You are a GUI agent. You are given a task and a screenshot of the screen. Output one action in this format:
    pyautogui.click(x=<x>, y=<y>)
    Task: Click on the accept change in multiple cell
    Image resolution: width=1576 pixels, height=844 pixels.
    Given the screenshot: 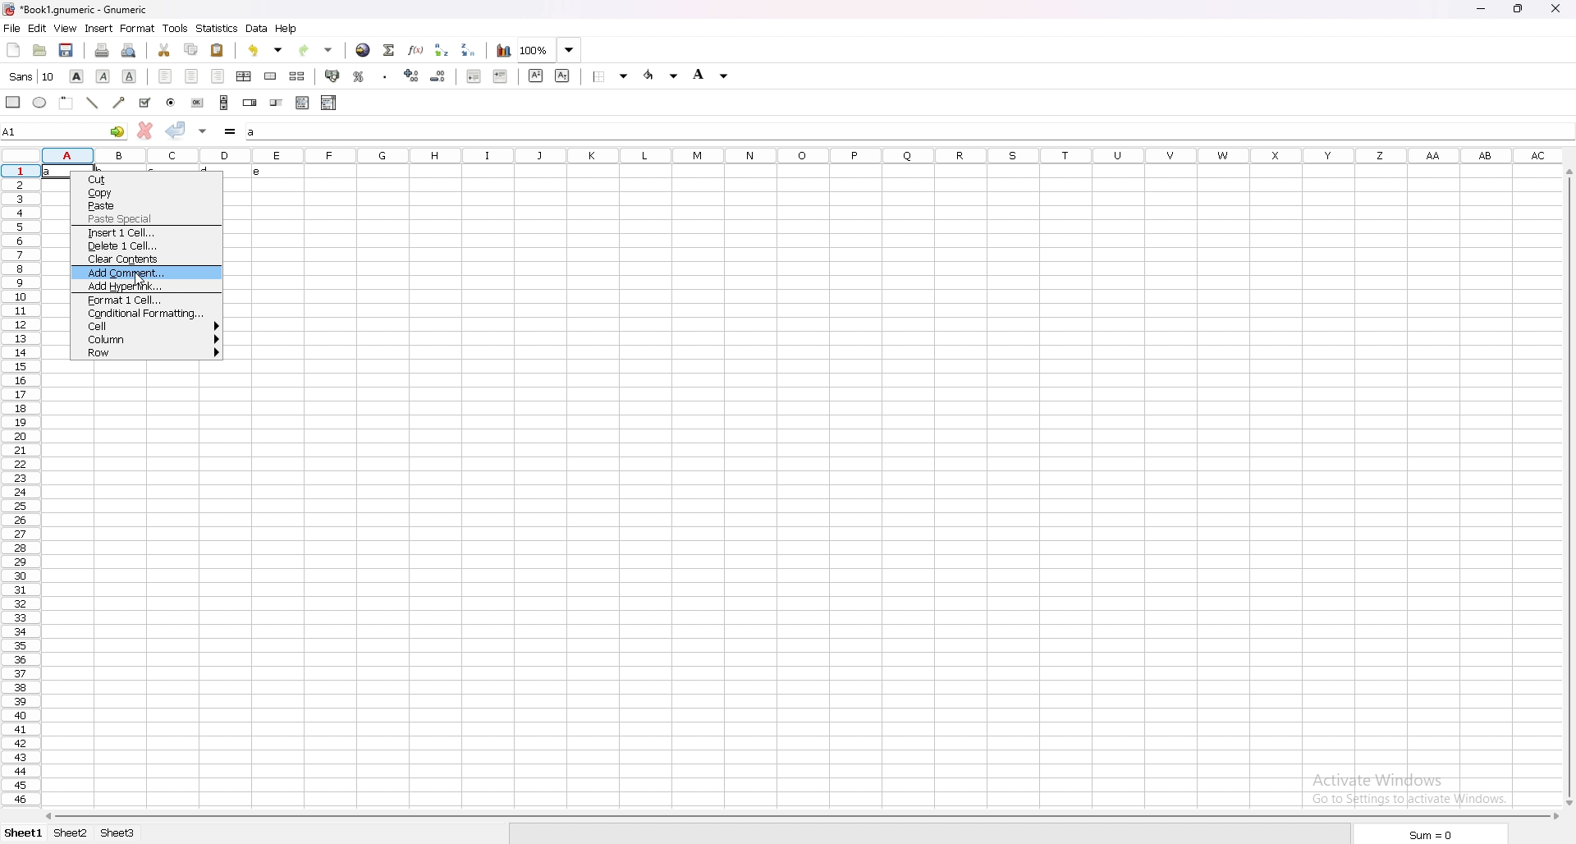 What is the action you would take?
    pyautogui.click(x=203, y=131)
    